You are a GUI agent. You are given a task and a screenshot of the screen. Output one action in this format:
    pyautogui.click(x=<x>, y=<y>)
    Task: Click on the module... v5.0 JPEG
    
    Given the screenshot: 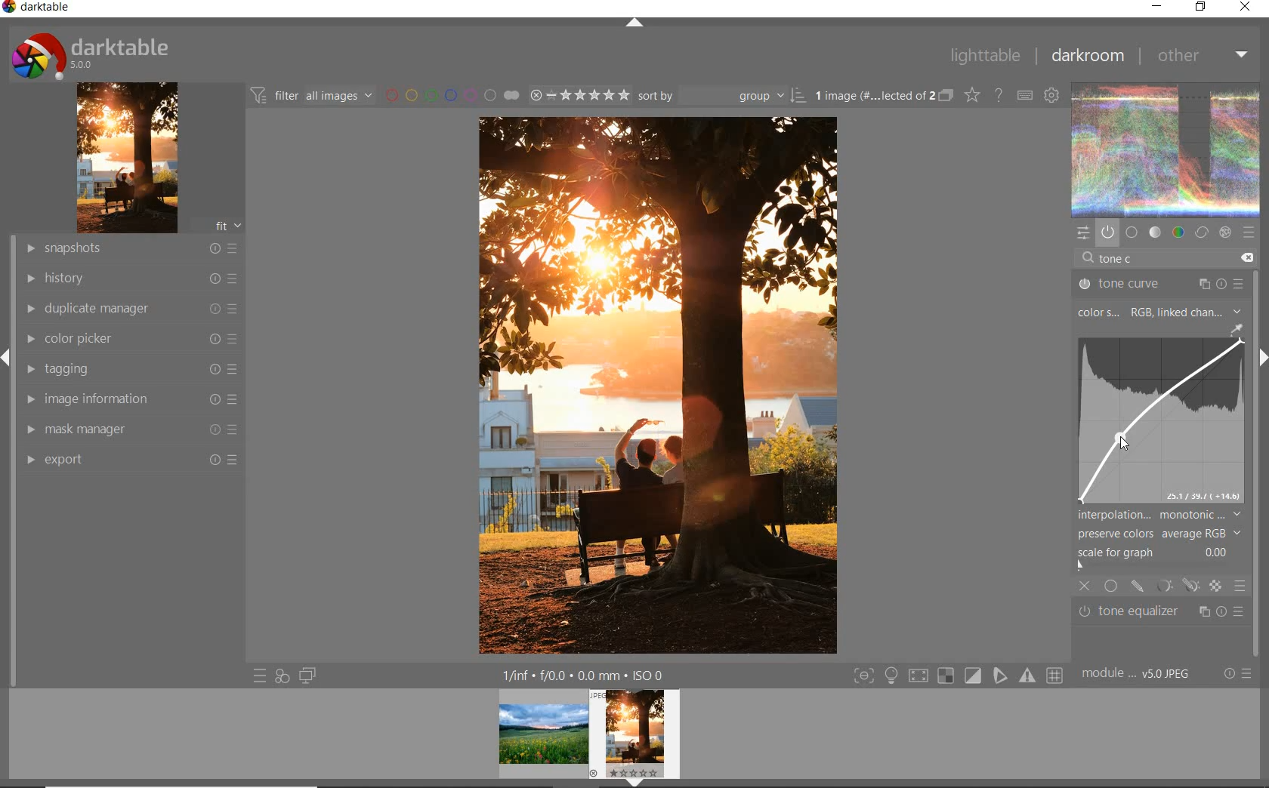 What is the action you would take?
    pyautogui.click(x=1138, y=673)
    